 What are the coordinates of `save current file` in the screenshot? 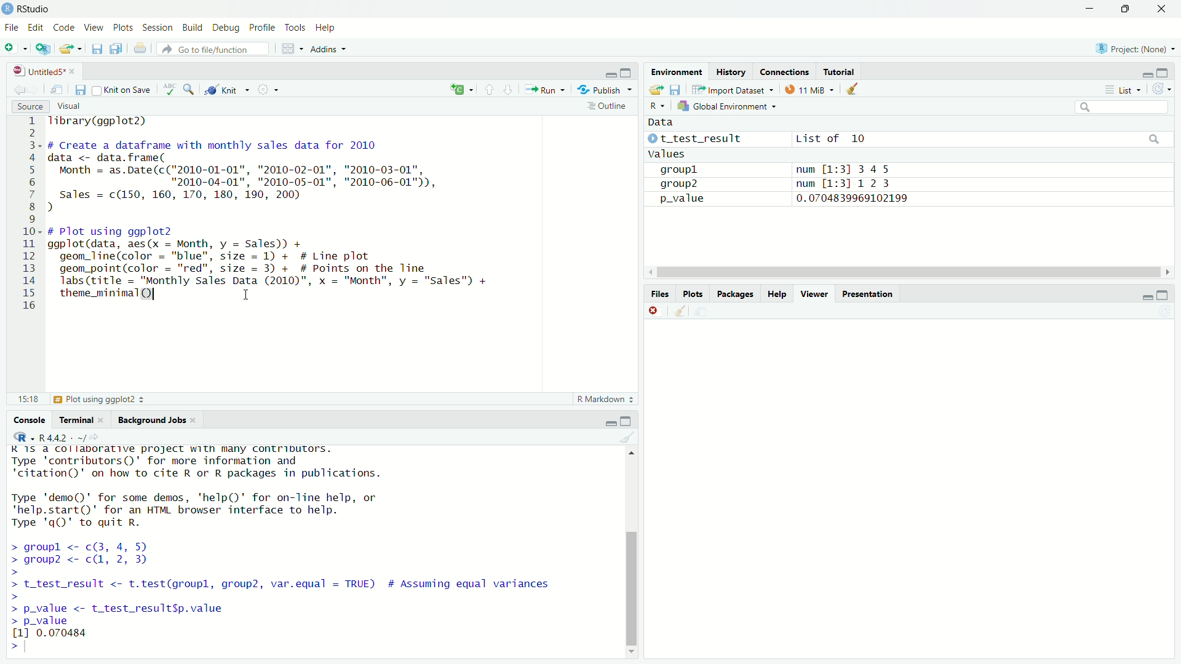 It's located at (97, 50).